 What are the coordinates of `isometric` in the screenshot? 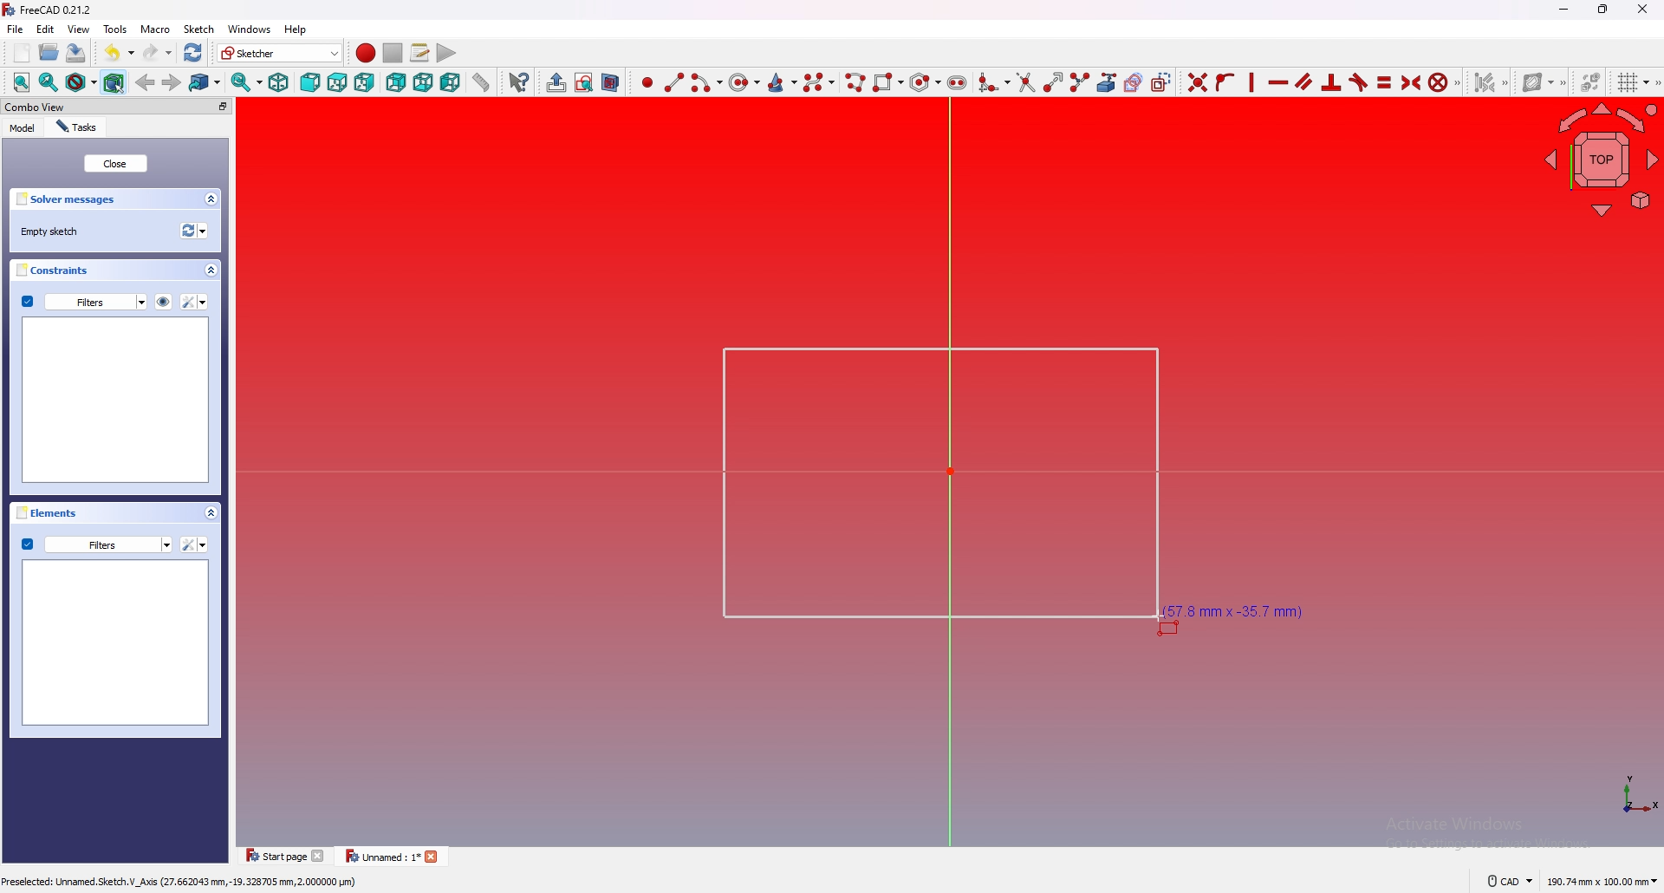 It's located at (279, 82).